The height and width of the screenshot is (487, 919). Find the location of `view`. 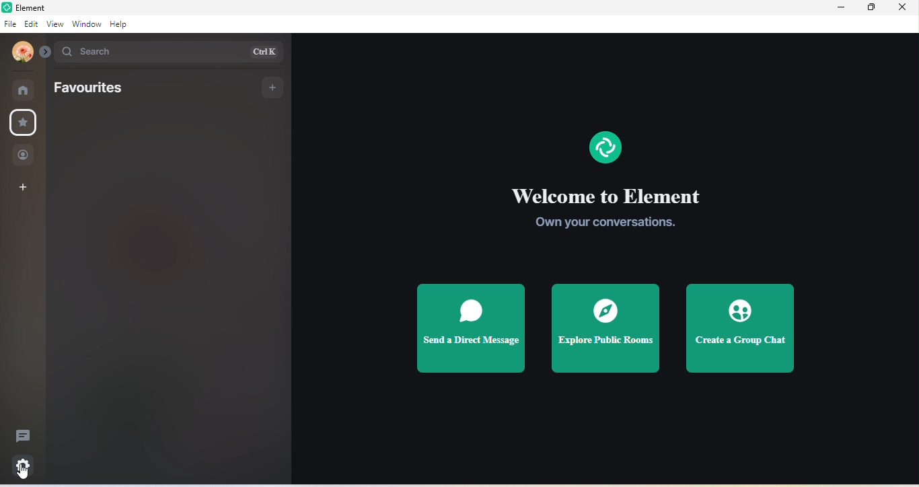

view is located at coordinates (53, 24).